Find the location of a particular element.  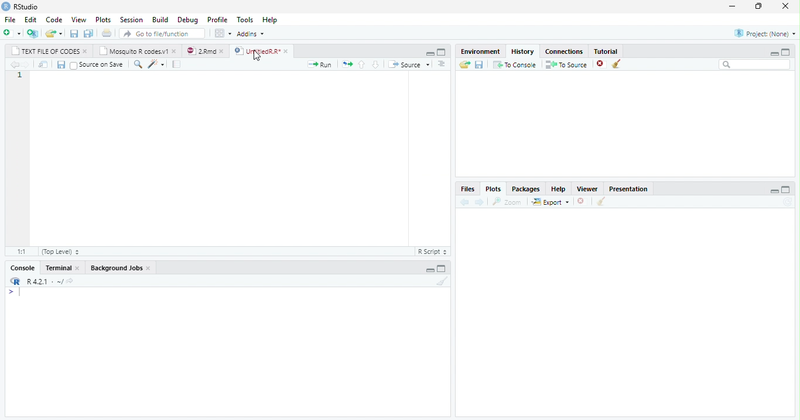

mosquito R codes.v1 is located at coordinates (135, 51).